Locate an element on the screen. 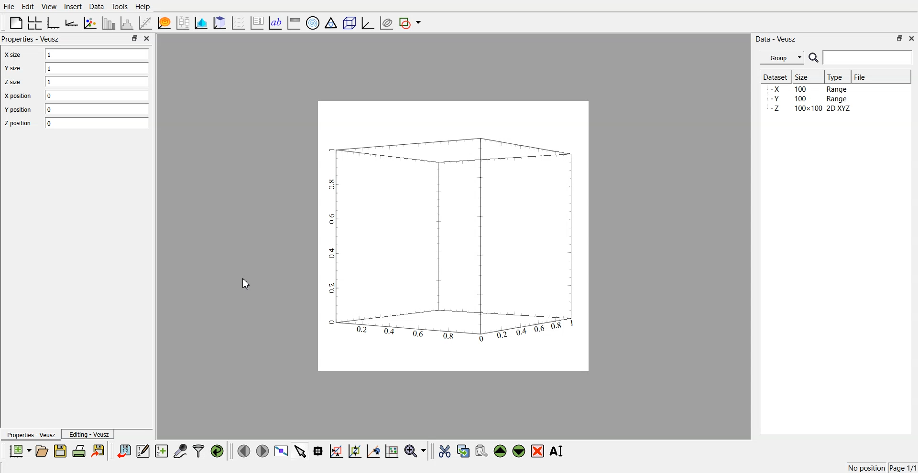 The width and height of the screenshot is (918, 473). Draw a rectangle to zoom graph axes is located at coordinates (336, 451).